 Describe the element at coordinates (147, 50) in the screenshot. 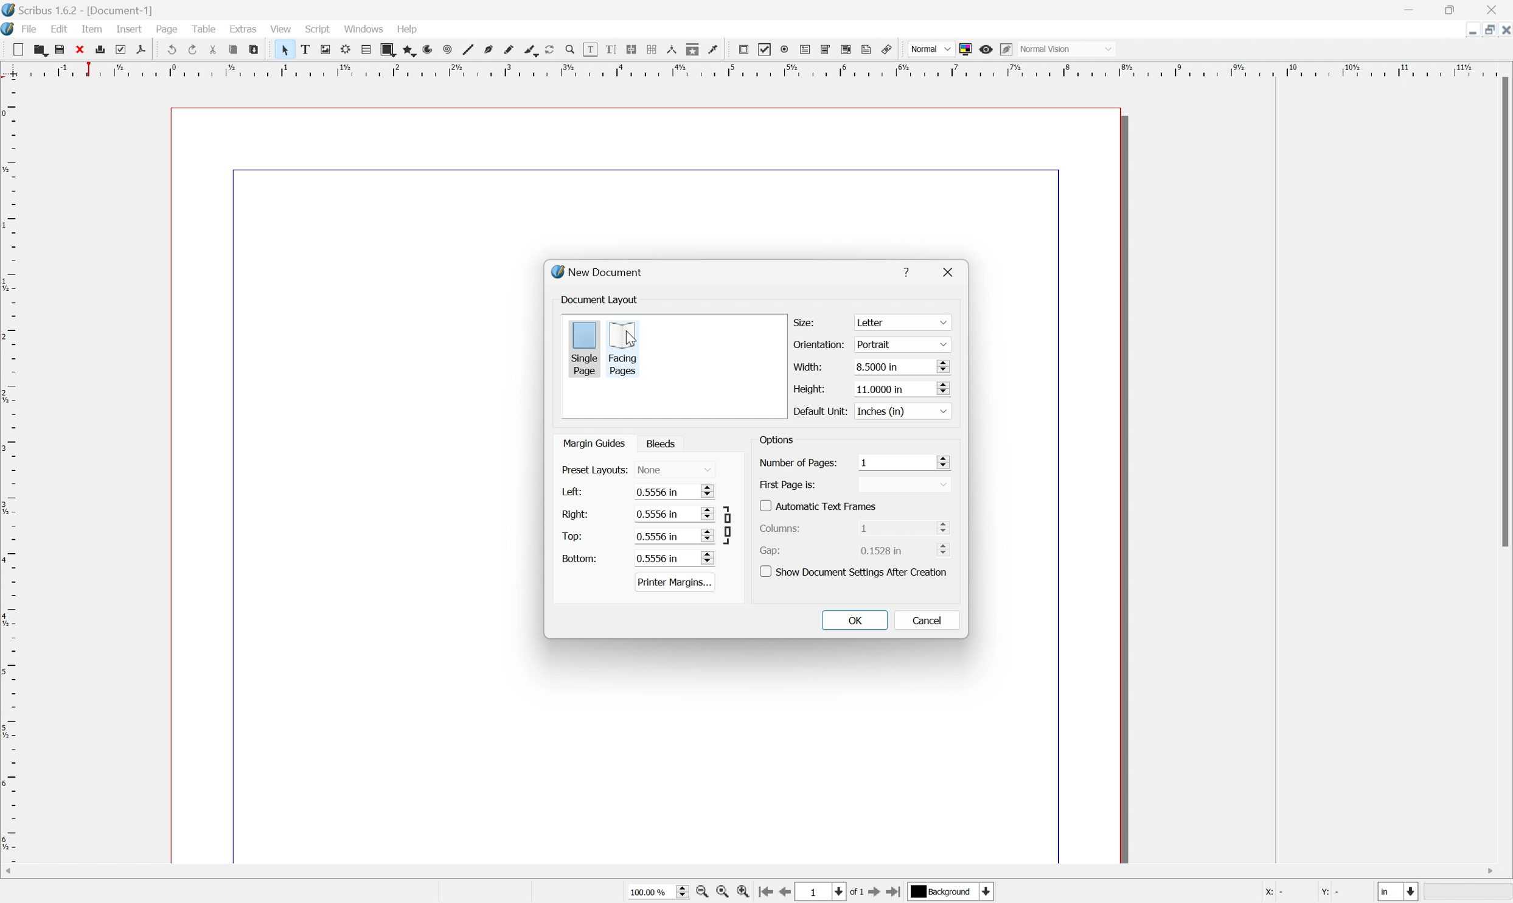

I see `Save as PDF` at that location.